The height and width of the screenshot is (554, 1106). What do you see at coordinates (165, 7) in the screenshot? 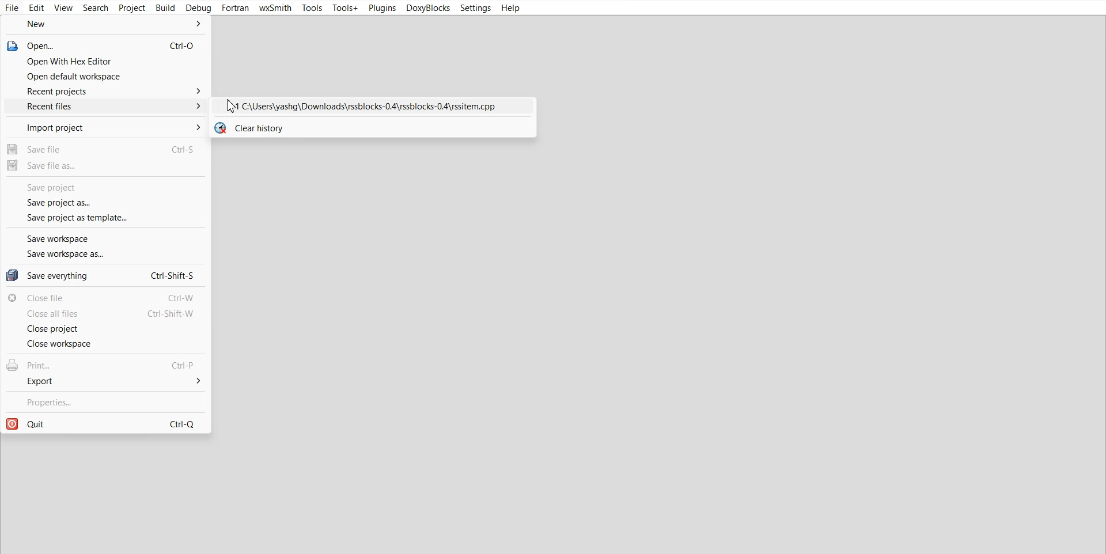
I see `Build` at bounding box center [165, 7].